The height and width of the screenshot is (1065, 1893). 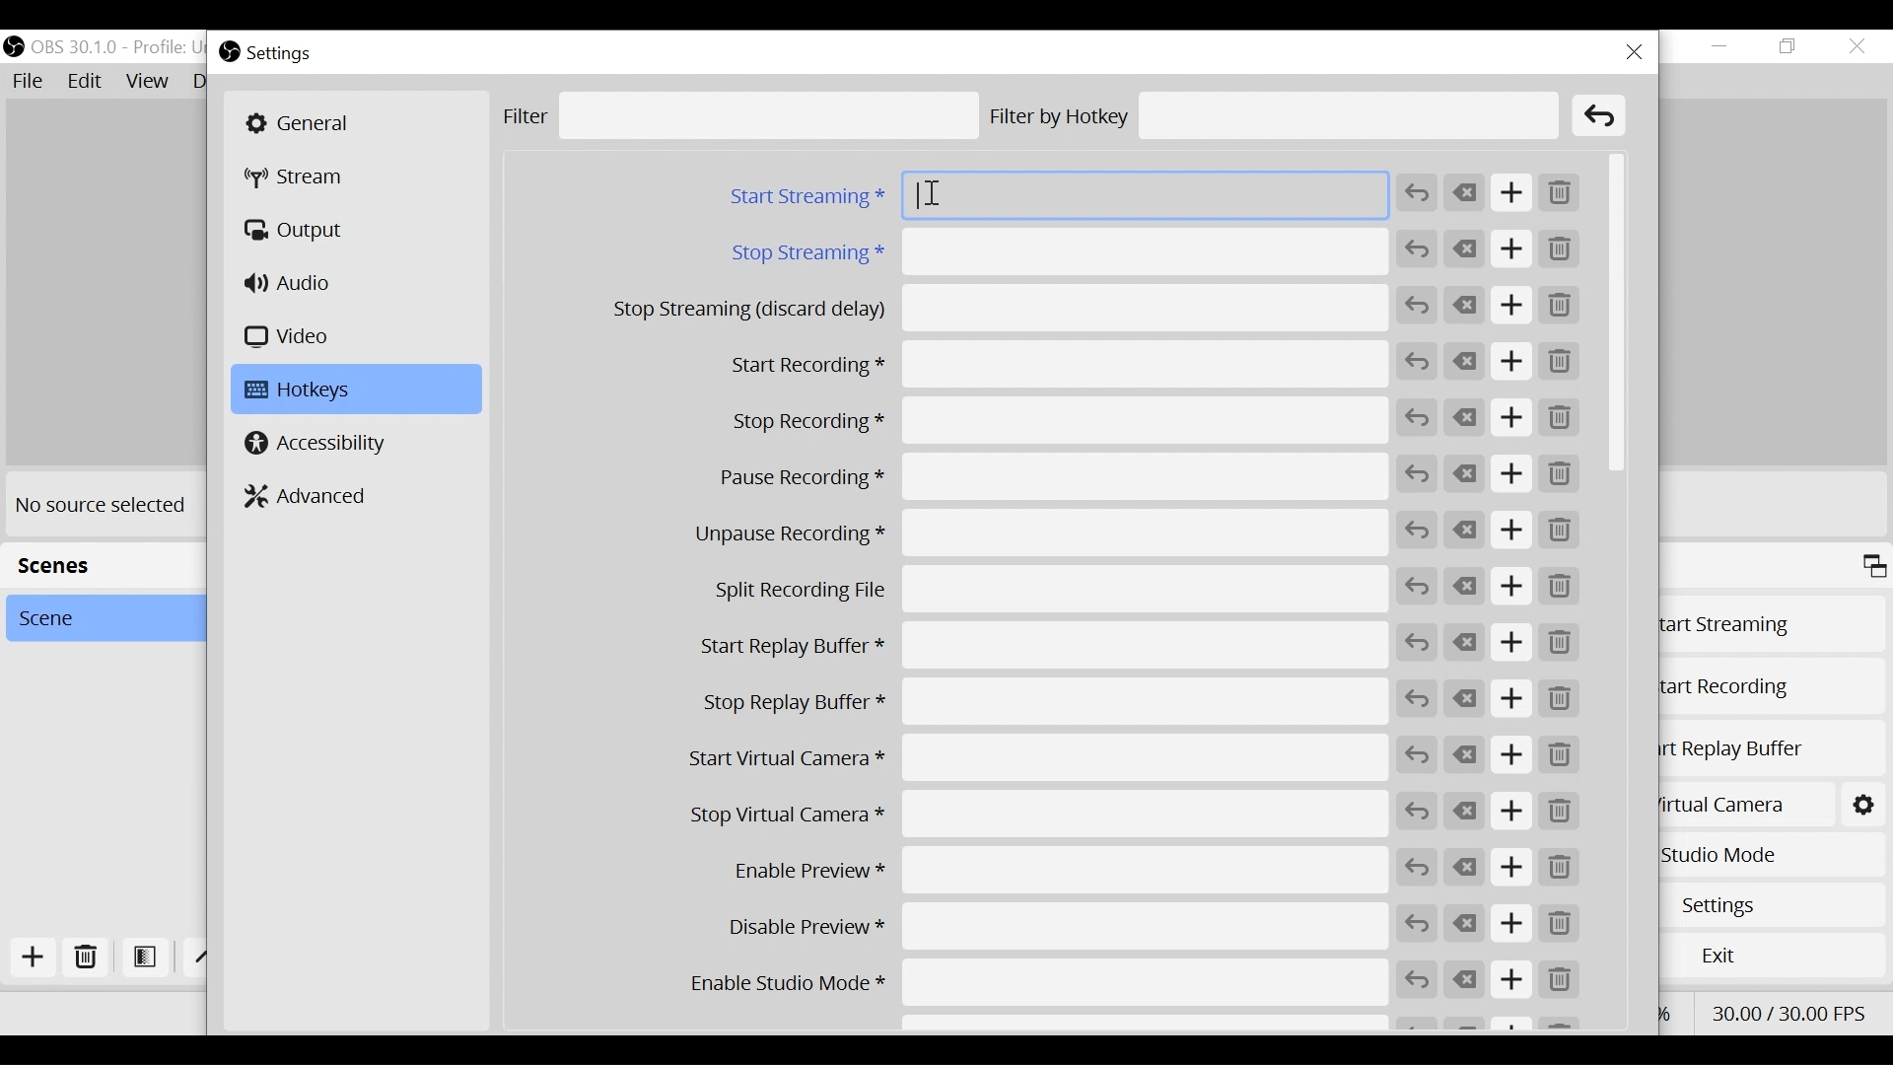 I want to click on Start Streaming, so click(x=1056, y=194).